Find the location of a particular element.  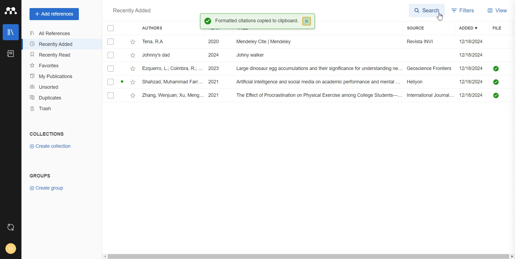

All References is located at coordinates (60, 34).